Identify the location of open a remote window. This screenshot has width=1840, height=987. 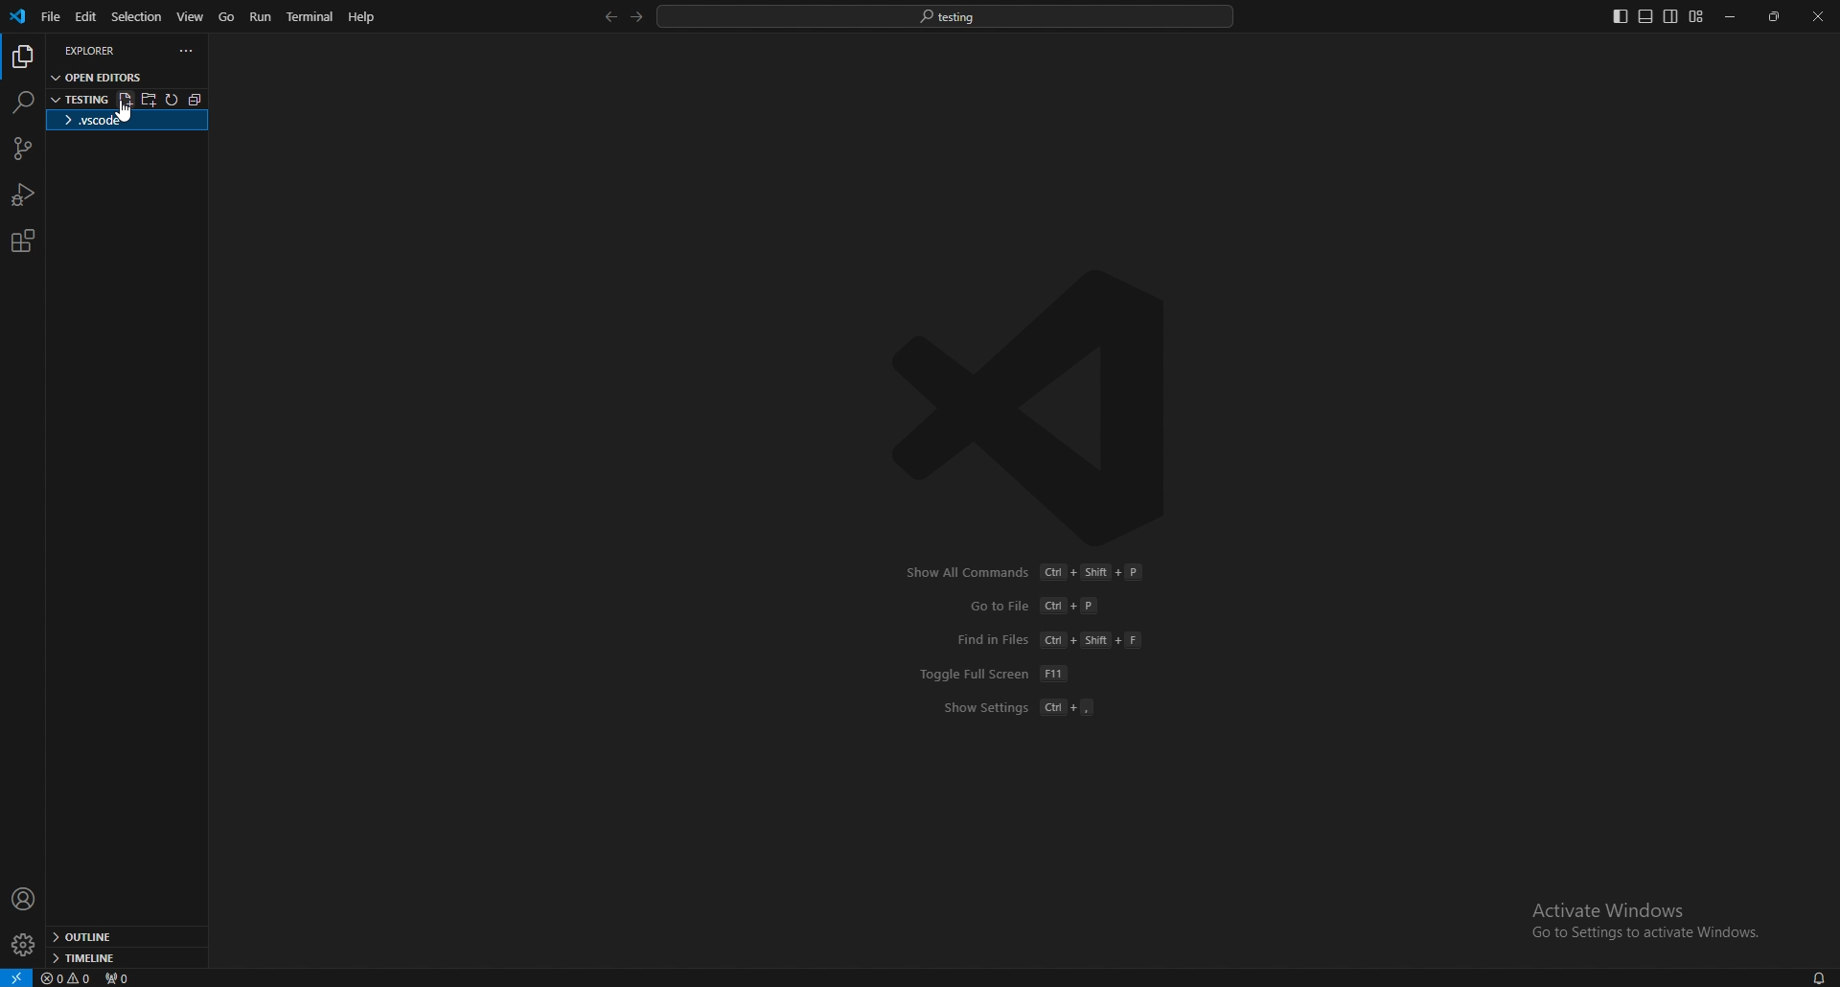
(15, 976).